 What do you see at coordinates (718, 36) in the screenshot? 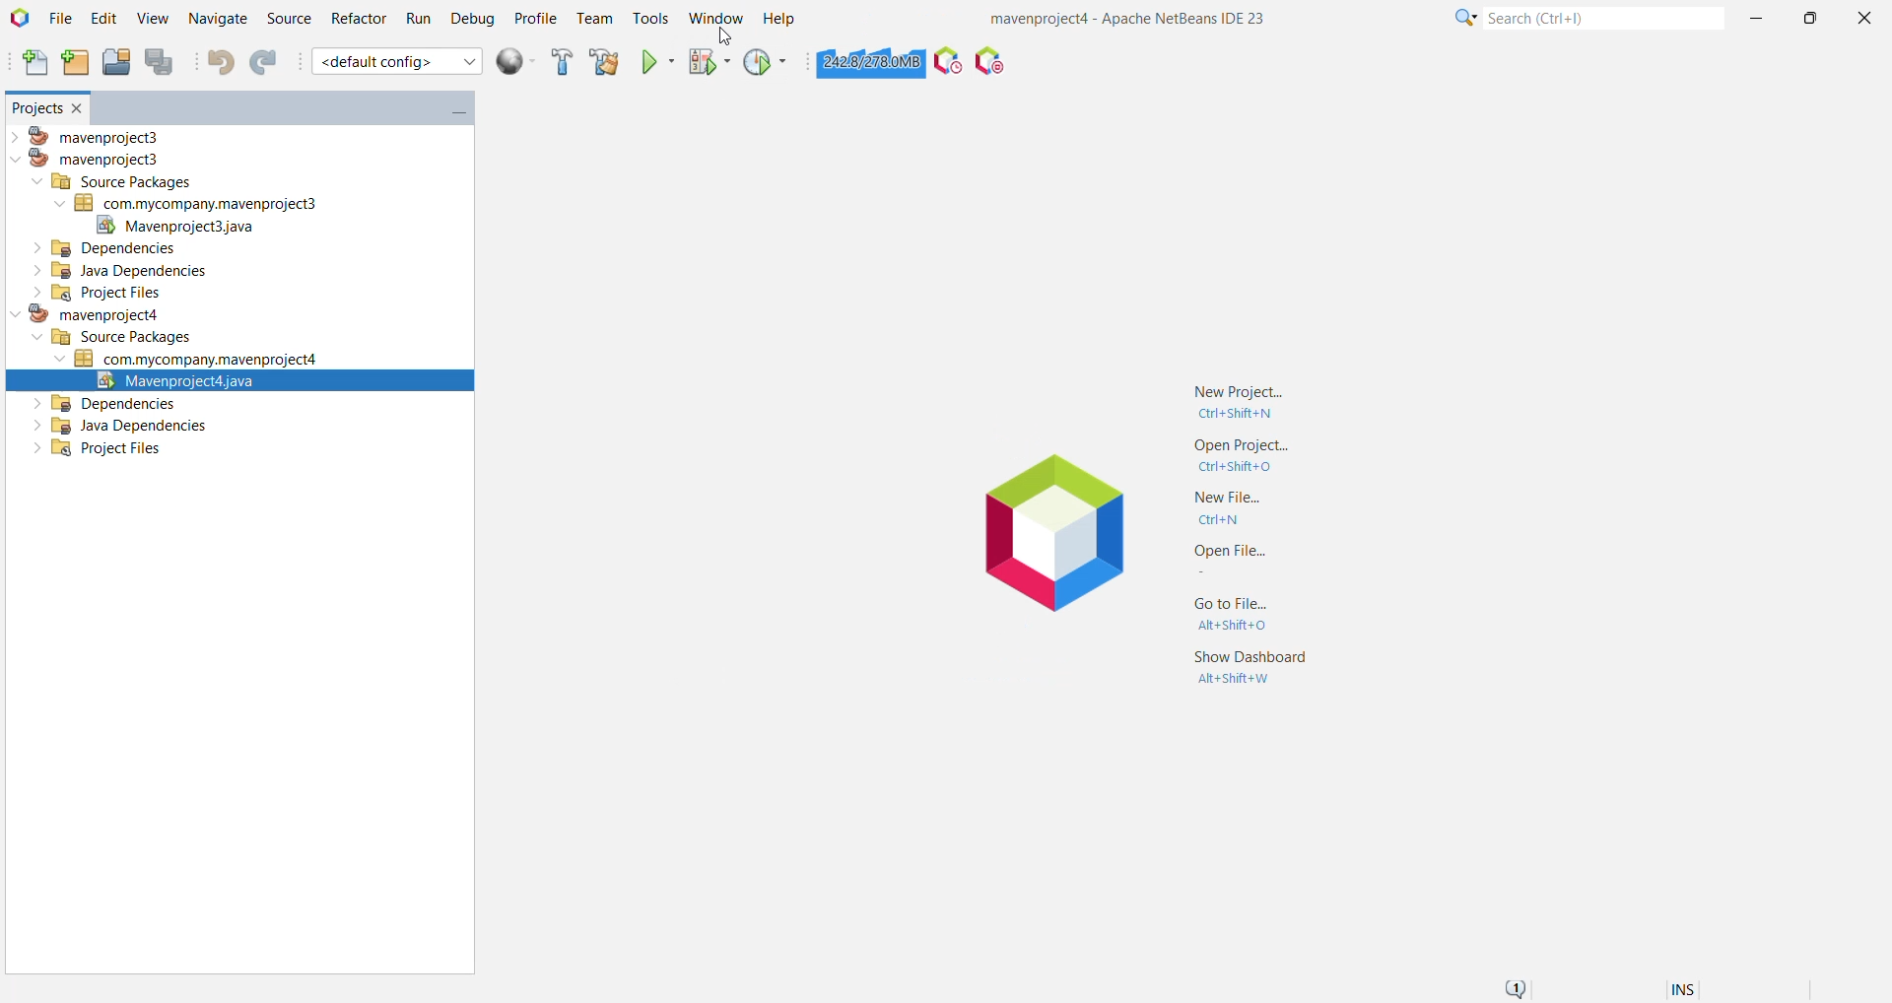
I see `Cursor` at bounding box center [718, 36].